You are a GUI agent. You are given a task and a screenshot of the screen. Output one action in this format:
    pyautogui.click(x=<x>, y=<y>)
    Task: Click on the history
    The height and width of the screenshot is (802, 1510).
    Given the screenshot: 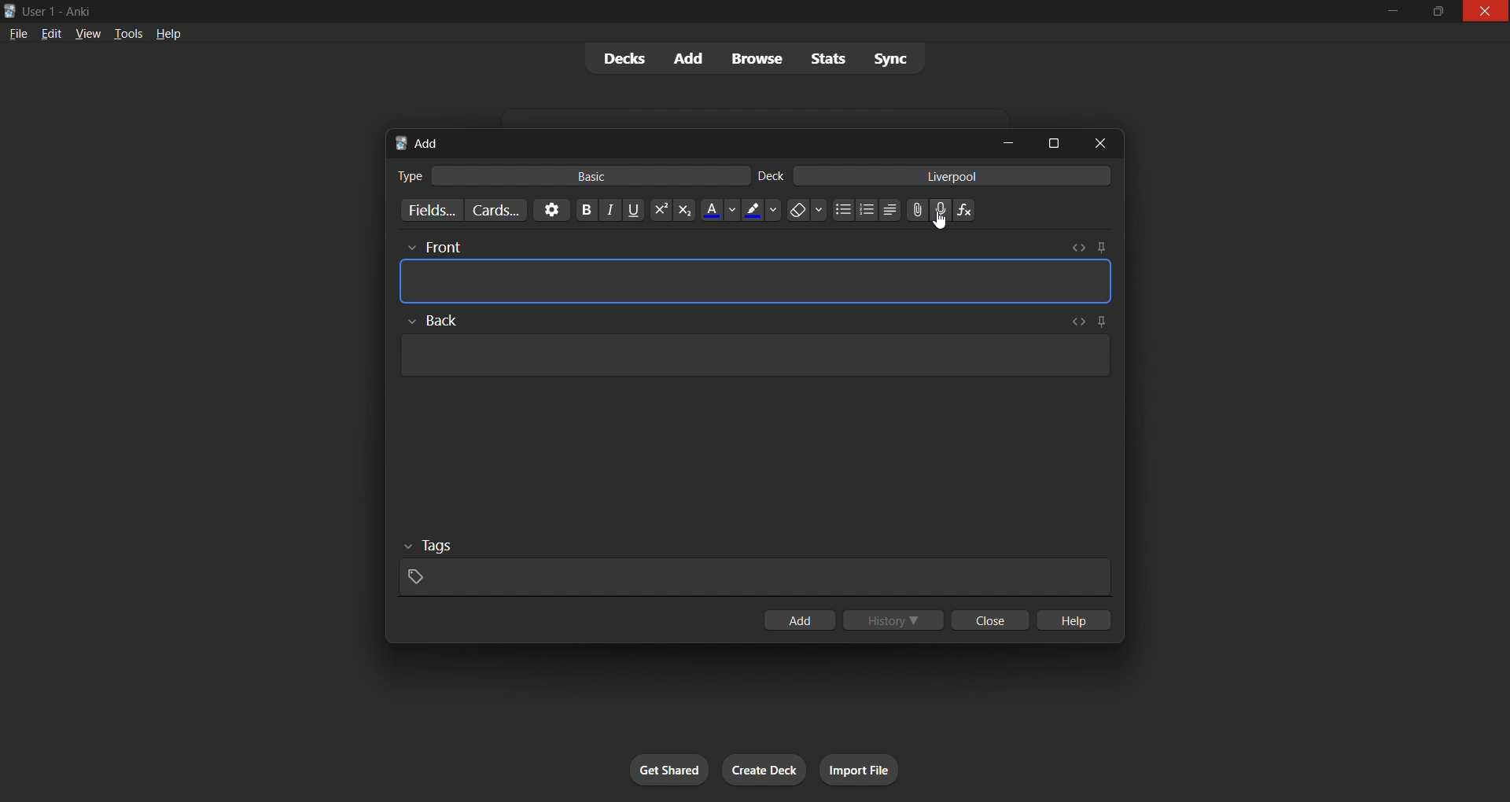 What is the action you would take?
    pyautogui.click(x=895, y=622)
    